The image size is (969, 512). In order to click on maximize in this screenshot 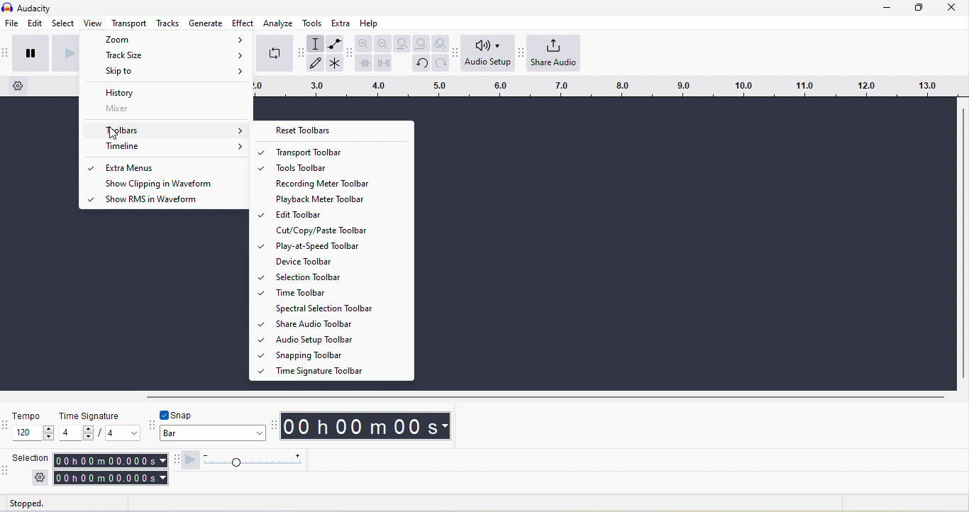, I will do `click(919, 8)`.